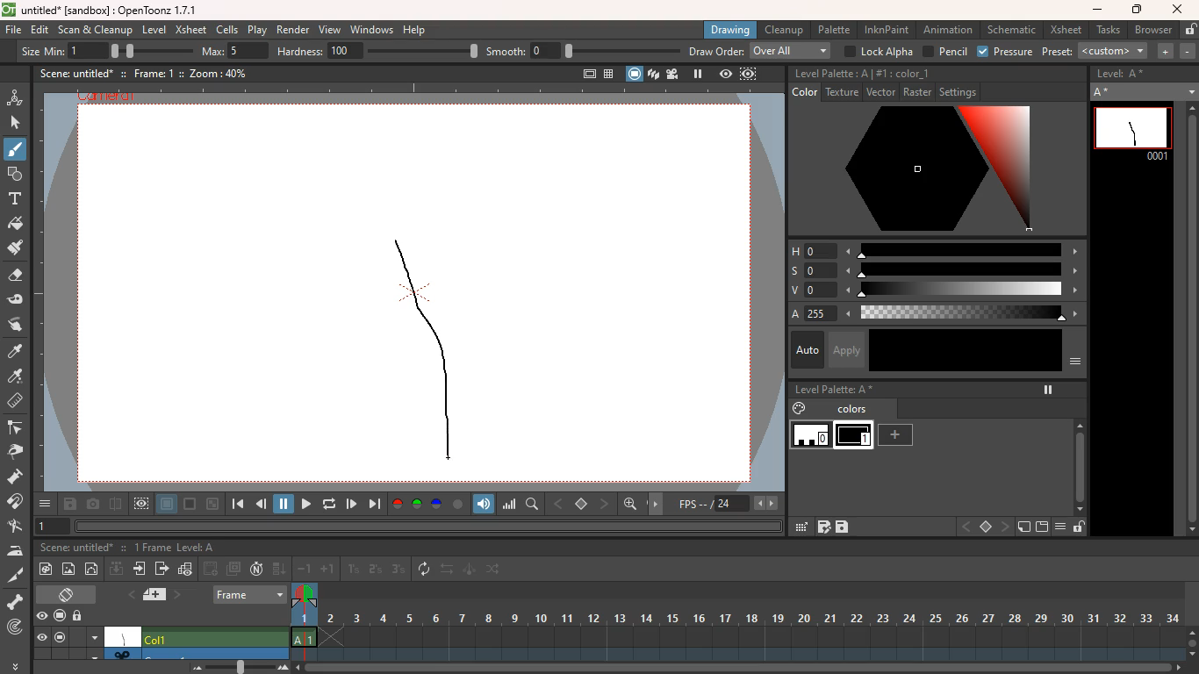  I want to click on swap, so click(17, 324).